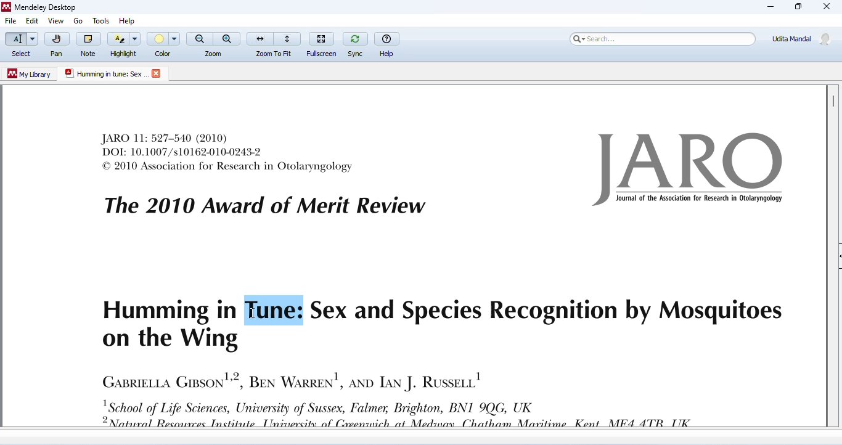  What do you see at coordinates (797, 7) in the screenshot?
I see `maximize` at bounding box center [797, 7].